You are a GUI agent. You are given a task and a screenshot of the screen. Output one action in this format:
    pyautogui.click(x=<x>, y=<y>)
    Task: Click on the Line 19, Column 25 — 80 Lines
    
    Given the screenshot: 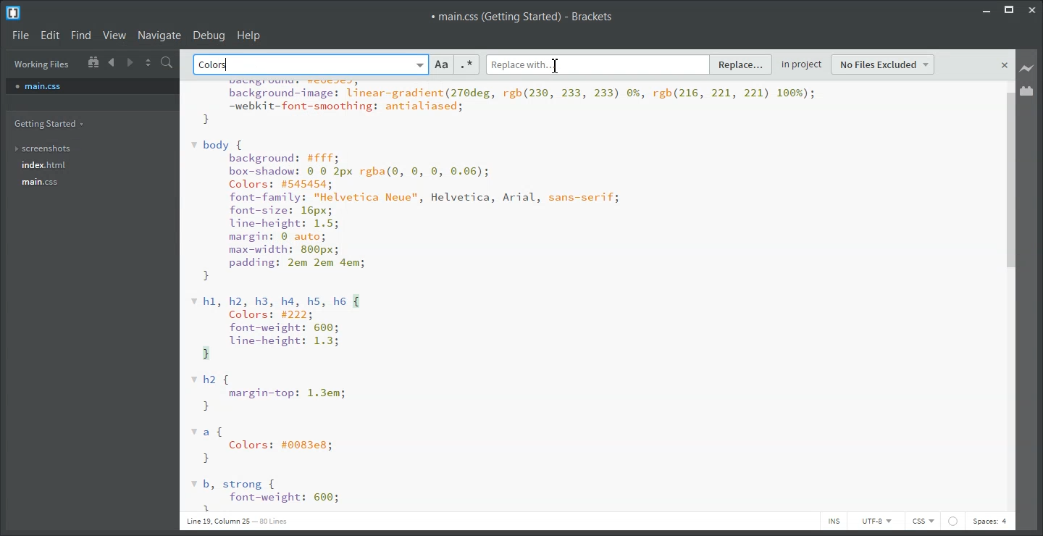 What is the action you would take?
    pyautogui.click(x=236, y=521)
    